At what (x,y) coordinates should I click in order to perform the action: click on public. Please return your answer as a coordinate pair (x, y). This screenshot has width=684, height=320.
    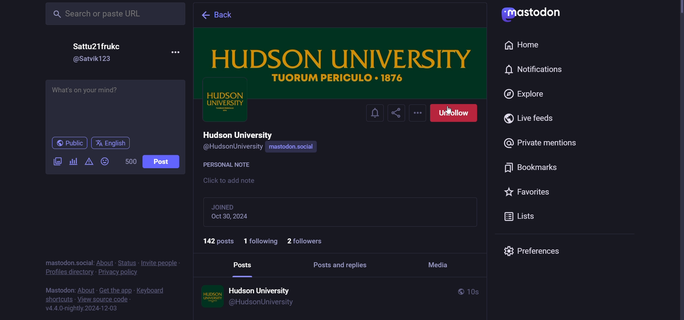
    Looking at the image, I should click on (459, 291).